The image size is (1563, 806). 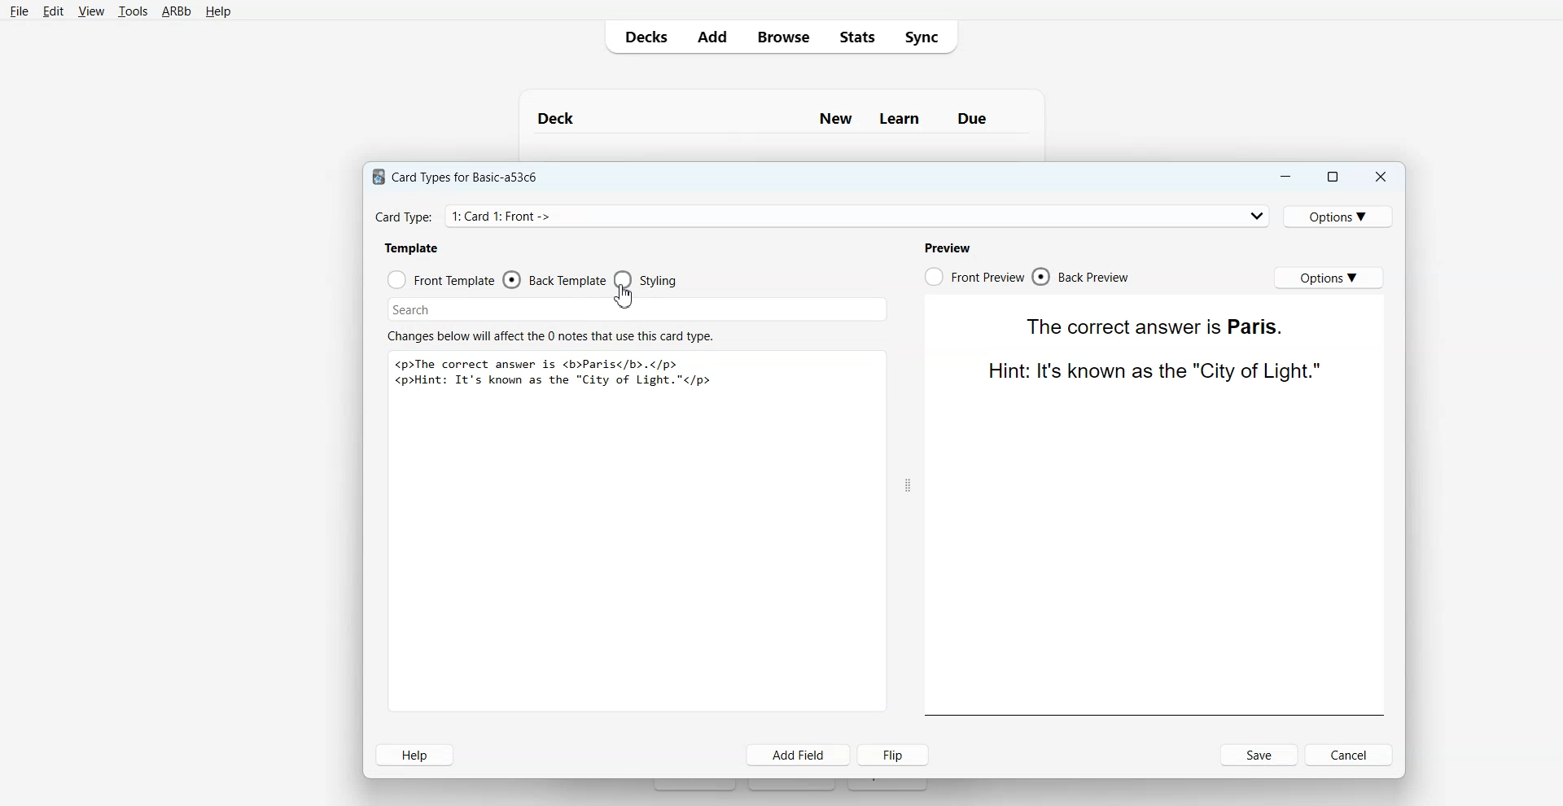 What do you see at coordinates (175, 12) in the screenshot?
I see `ARBb` at bounding box center [175, 12].